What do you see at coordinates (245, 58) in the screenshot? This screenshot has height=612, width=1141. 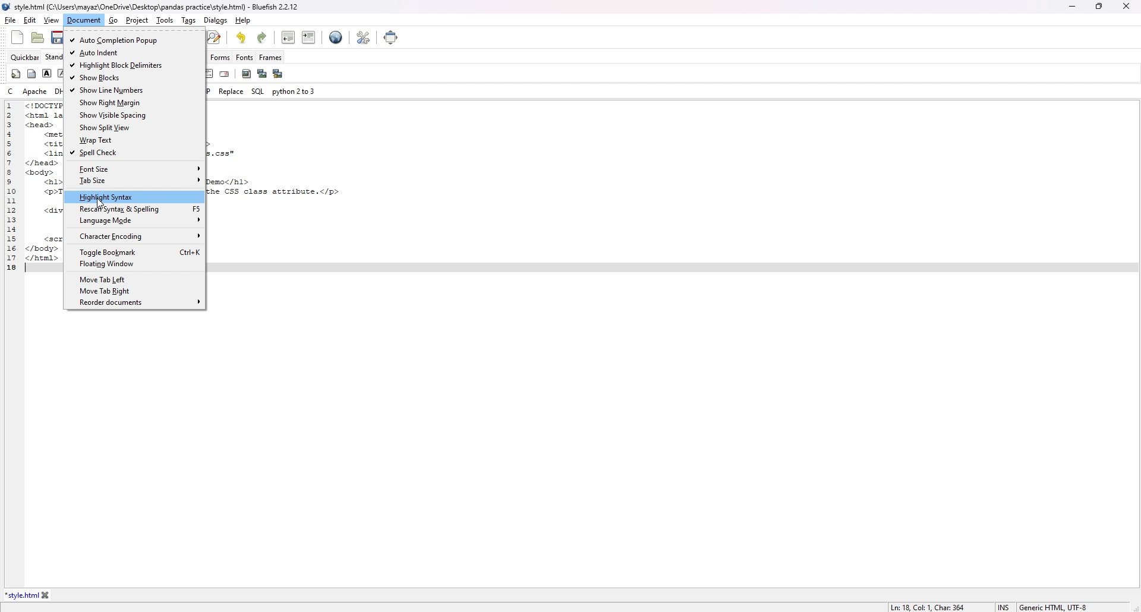 I see `fonts` at bounding box center [245, 58].